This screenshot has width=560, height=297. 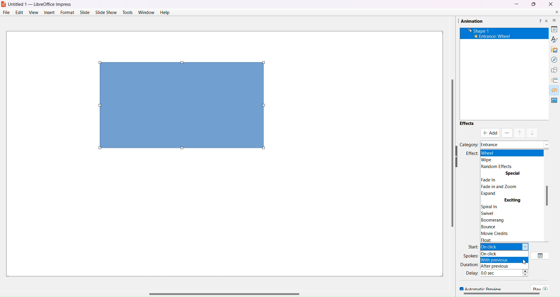 What do you see at coordinates (512, 196) in the screenshot?
I see `t
Wipe
Random Effects
Special
Fade In
Fade in and Zoom
Expand
Exciting
Spiral In
Swivel
Boomerang
Bounce
Movie Credits
A]` at bounding box center [512, 196].